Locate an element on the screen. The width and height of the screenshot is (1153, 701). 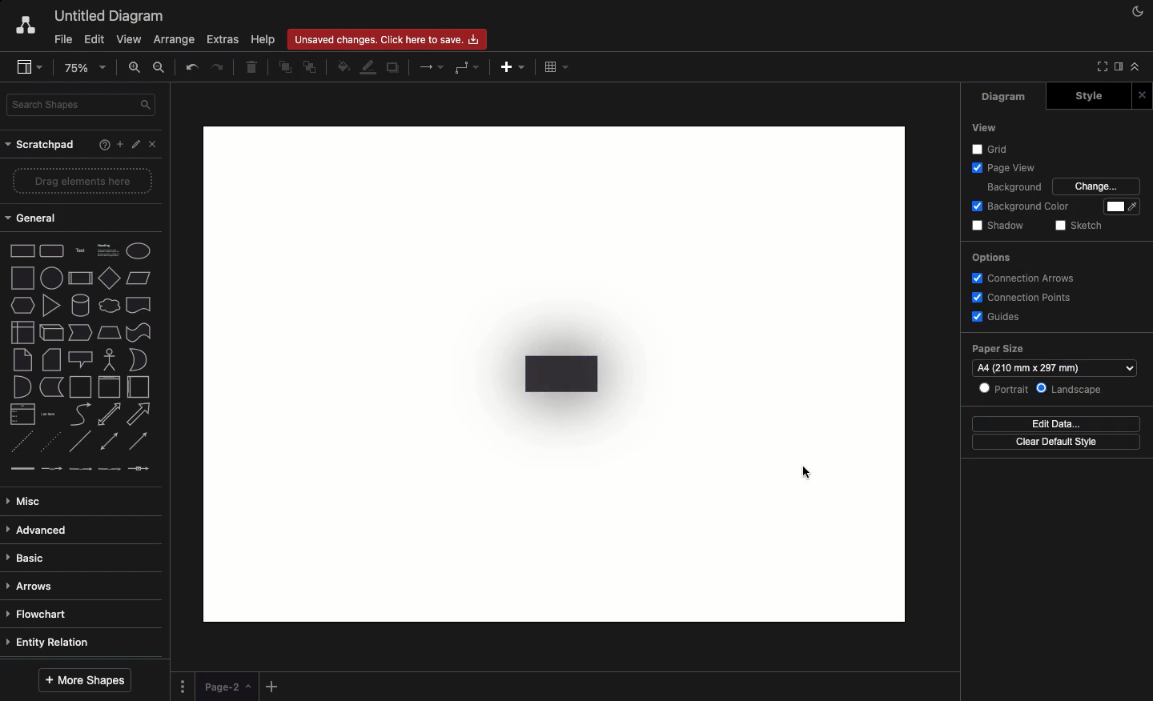
Landscape is located at coordinates (1068, 390).